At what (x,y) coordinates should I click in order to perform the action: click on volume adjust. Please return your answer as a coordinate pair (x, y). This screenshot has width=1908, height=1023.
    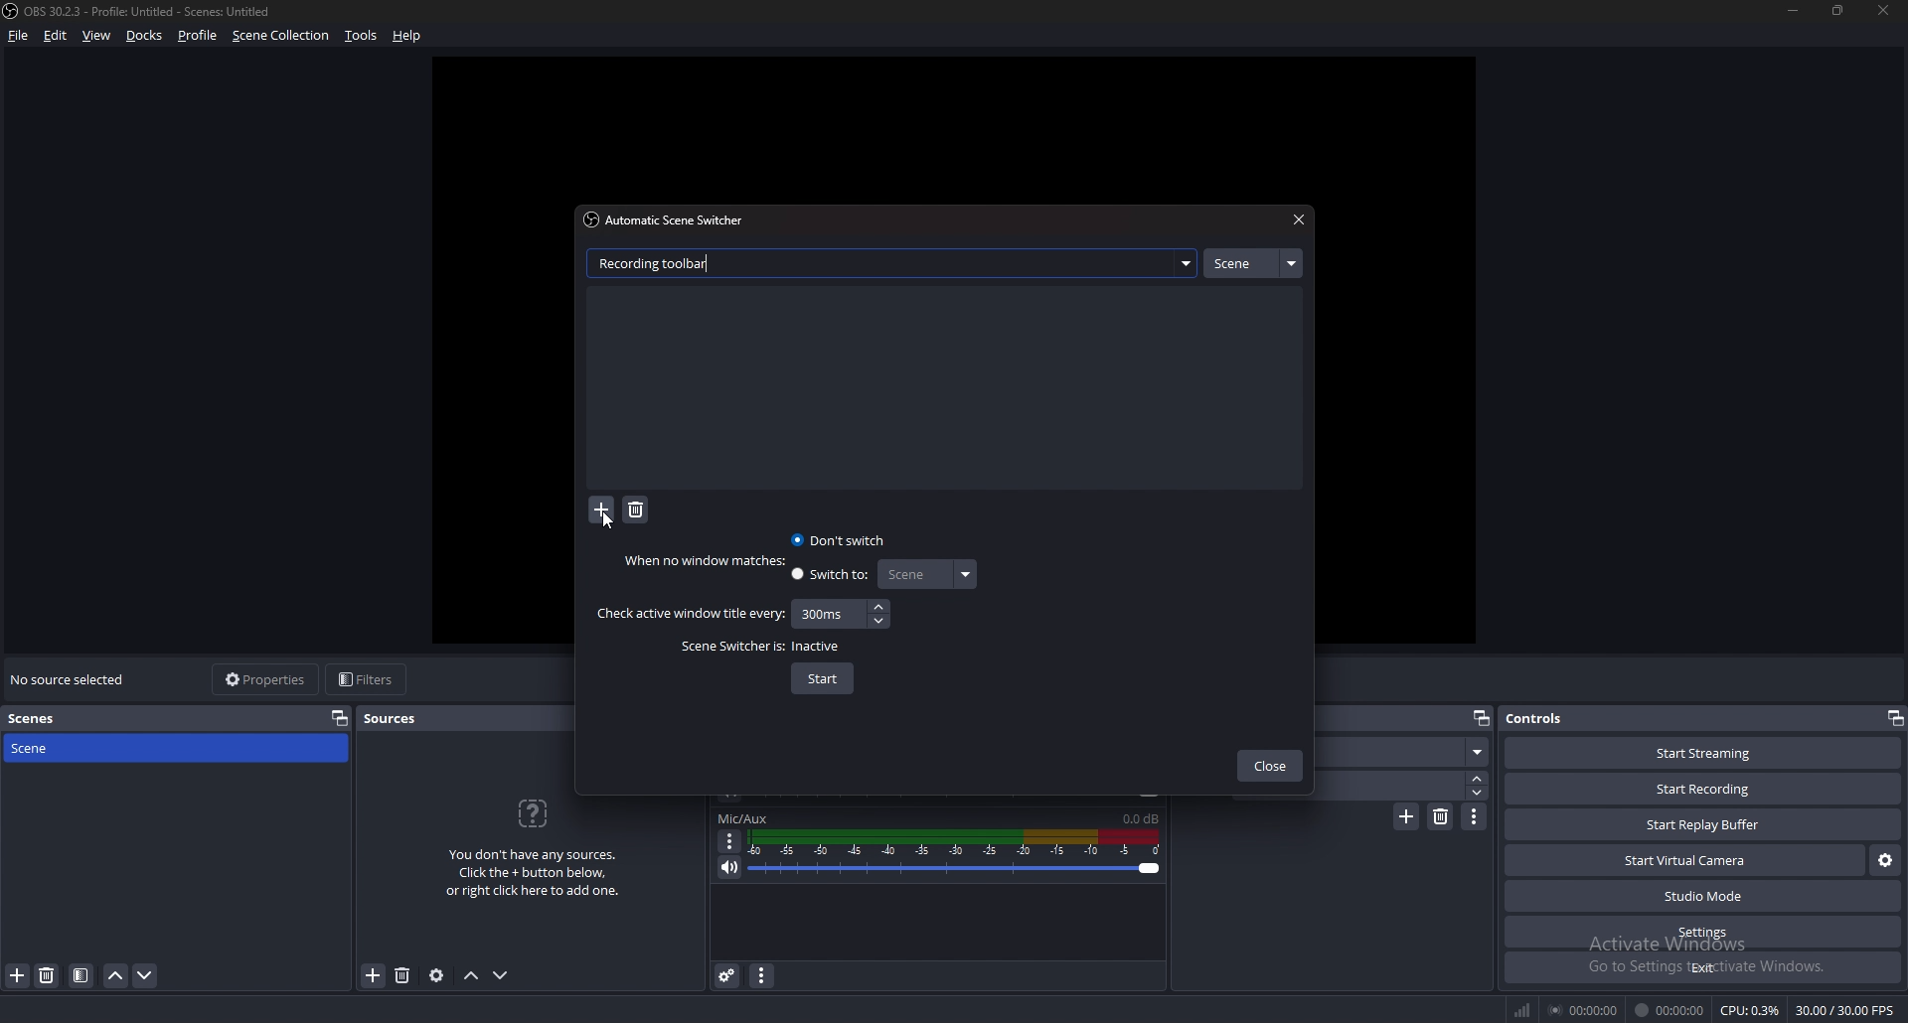
    Looking at the image, I should click on (954, 855).